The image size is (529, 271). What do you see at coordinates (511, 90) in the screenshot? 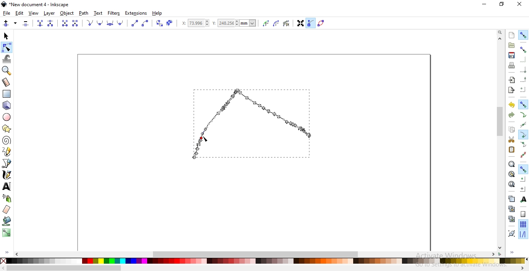
I see `export this document` at bounding box center [511, 90].